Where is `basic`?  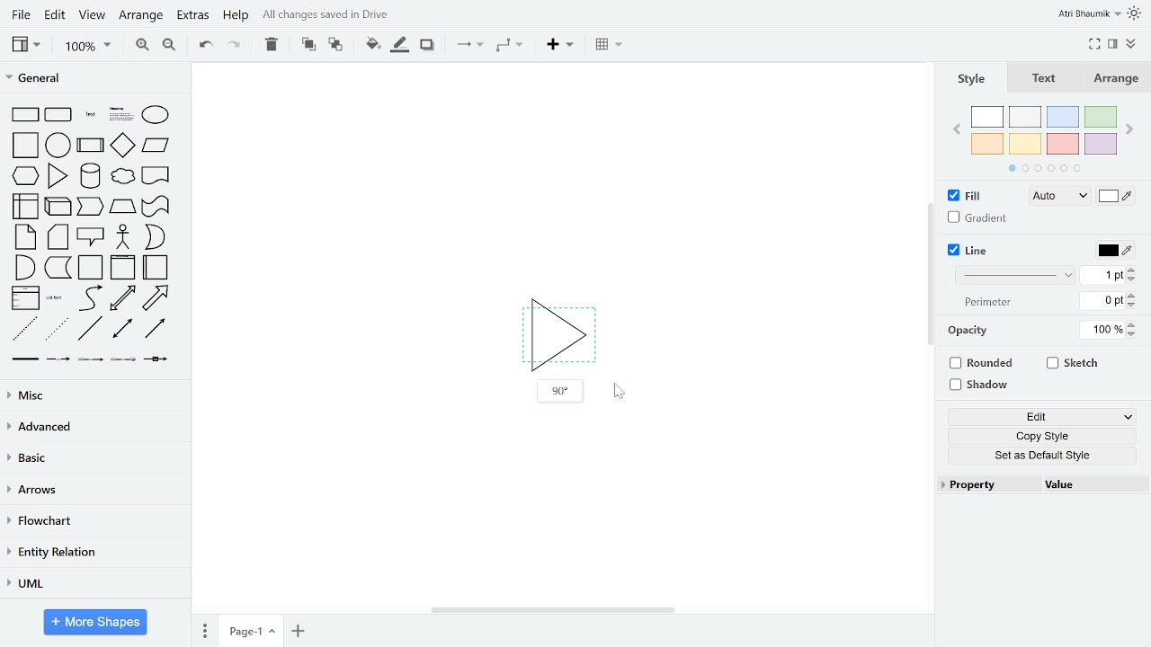 basic is located at coordinates (93, 459).